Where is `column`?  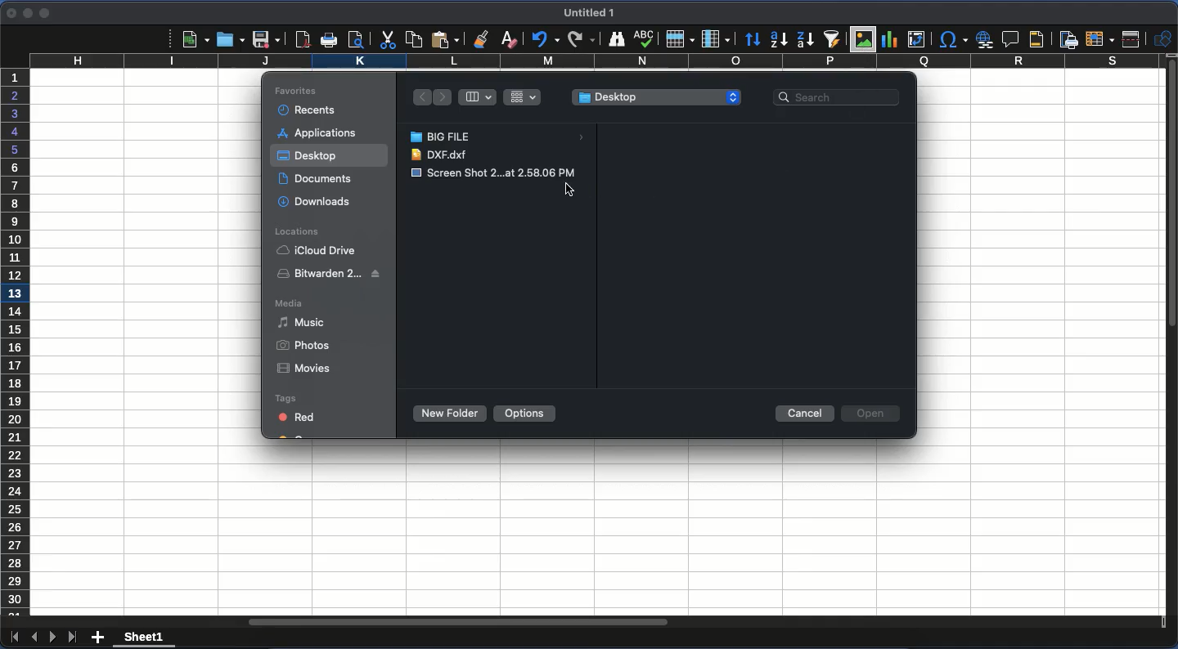 column is located at coordinates (593, 62).